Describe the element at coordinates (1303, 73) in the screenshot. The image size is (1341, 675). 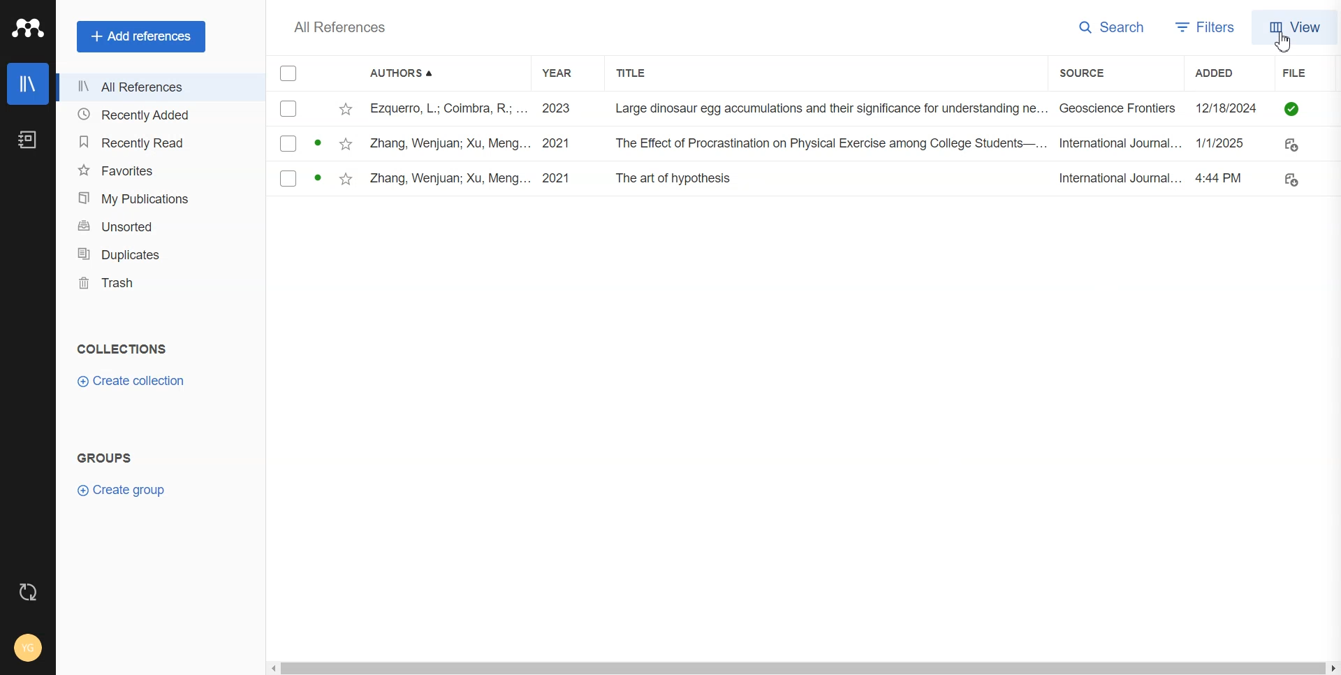
I see `File` at that location.